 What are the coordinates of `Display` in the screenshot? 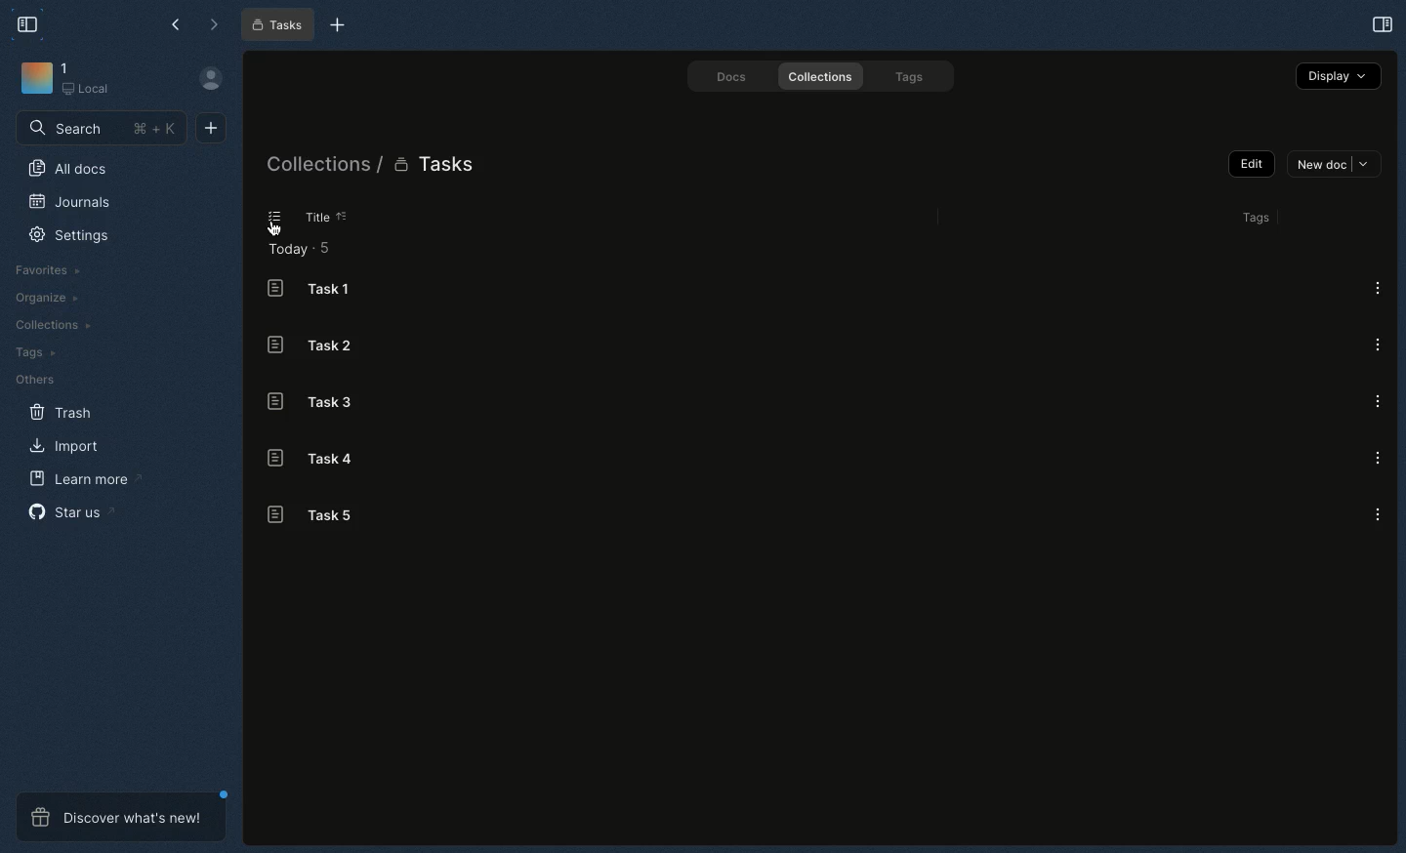 It's located at (1339, 76).